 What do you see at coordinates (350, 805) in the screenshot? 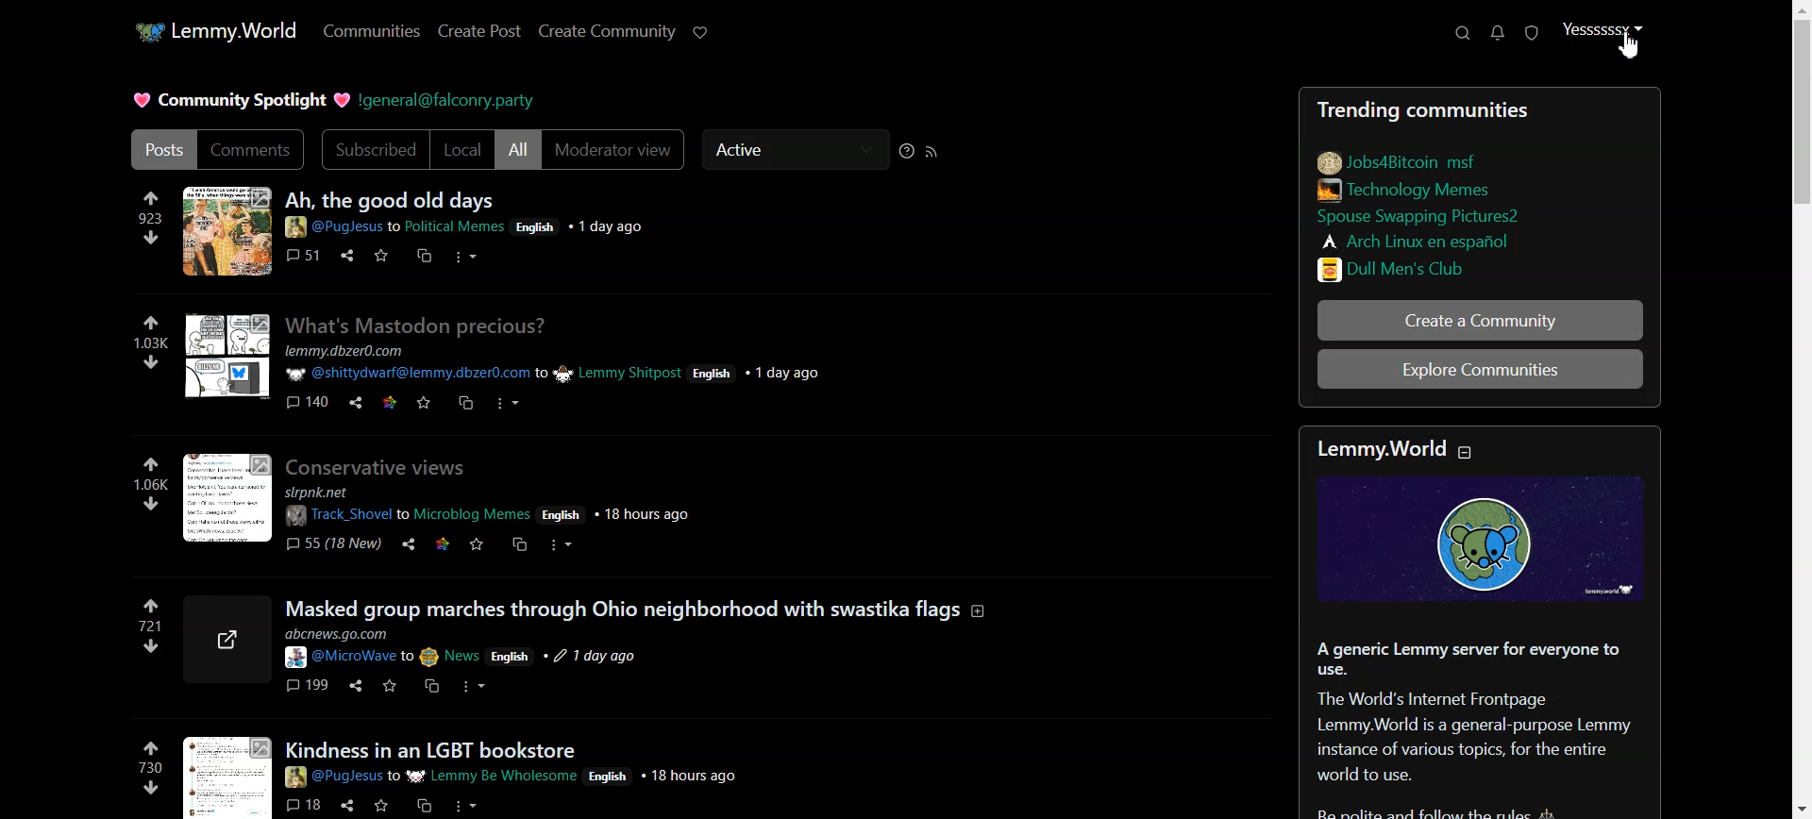
I see `share` at bounding box center [350, 805].